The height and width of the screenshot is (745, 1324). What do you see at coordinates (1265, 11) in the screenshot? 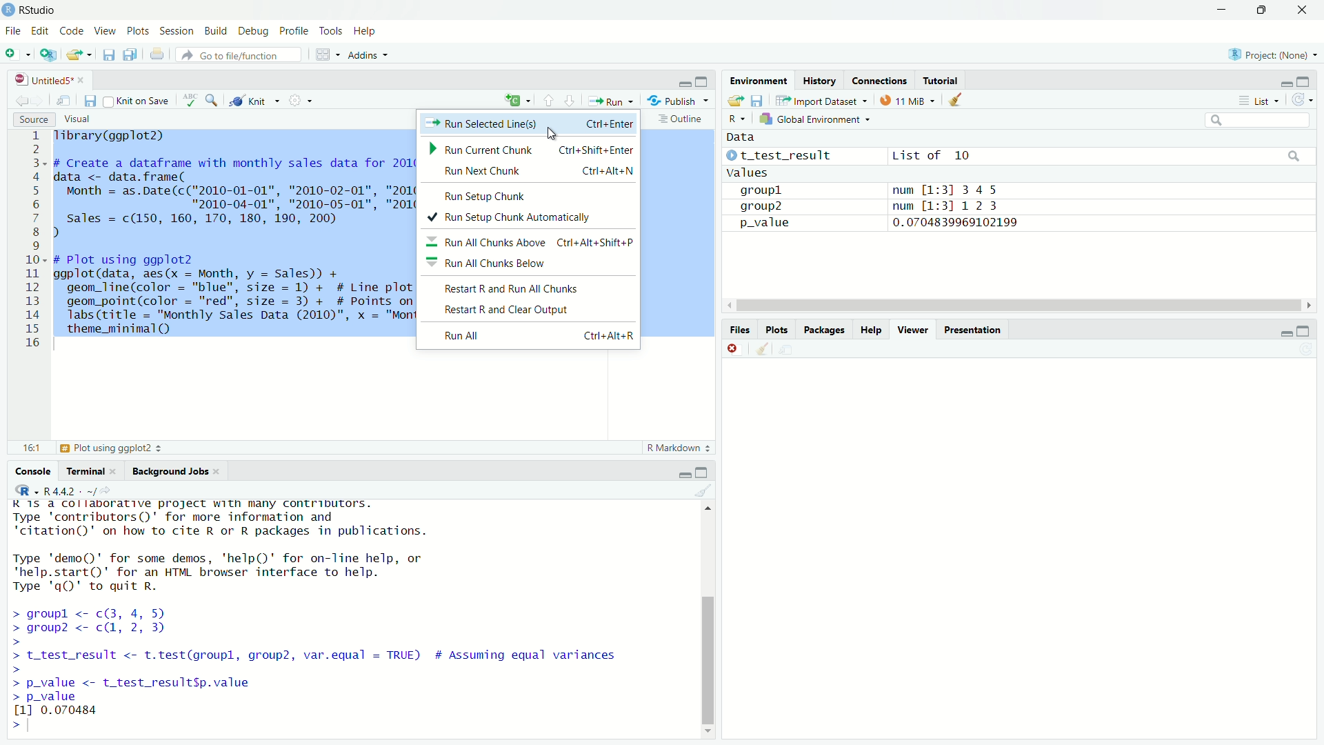
I see `down` at bounding box center [1265, 11].